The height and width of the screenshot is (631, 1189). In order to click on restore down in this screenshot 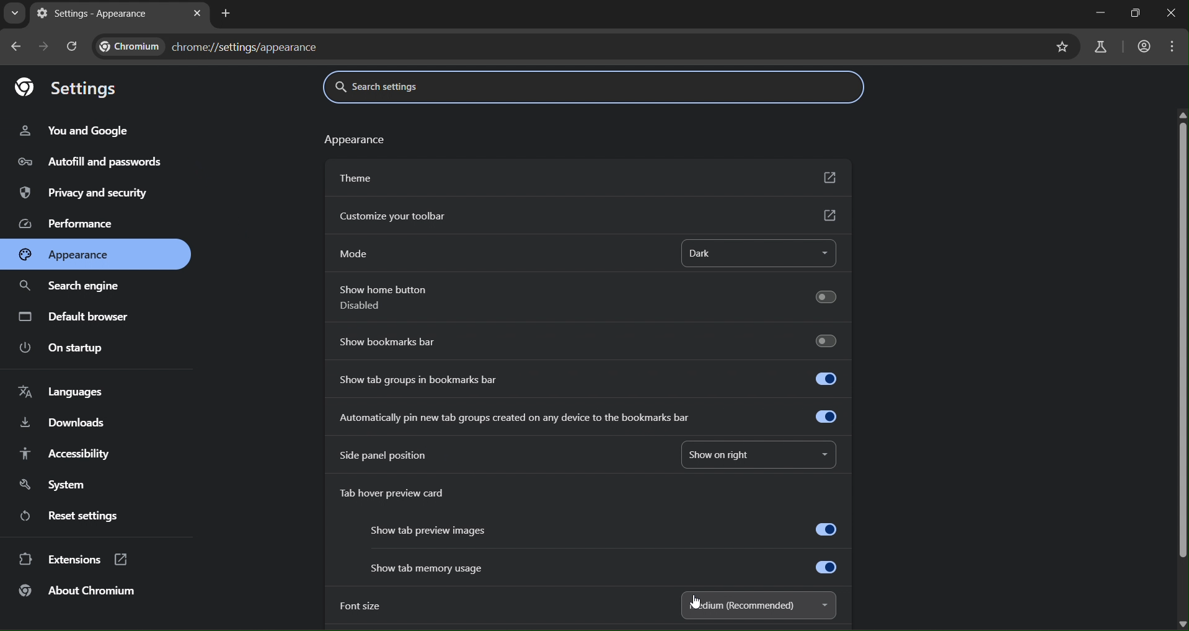, I will do `click(1134, 14)`.